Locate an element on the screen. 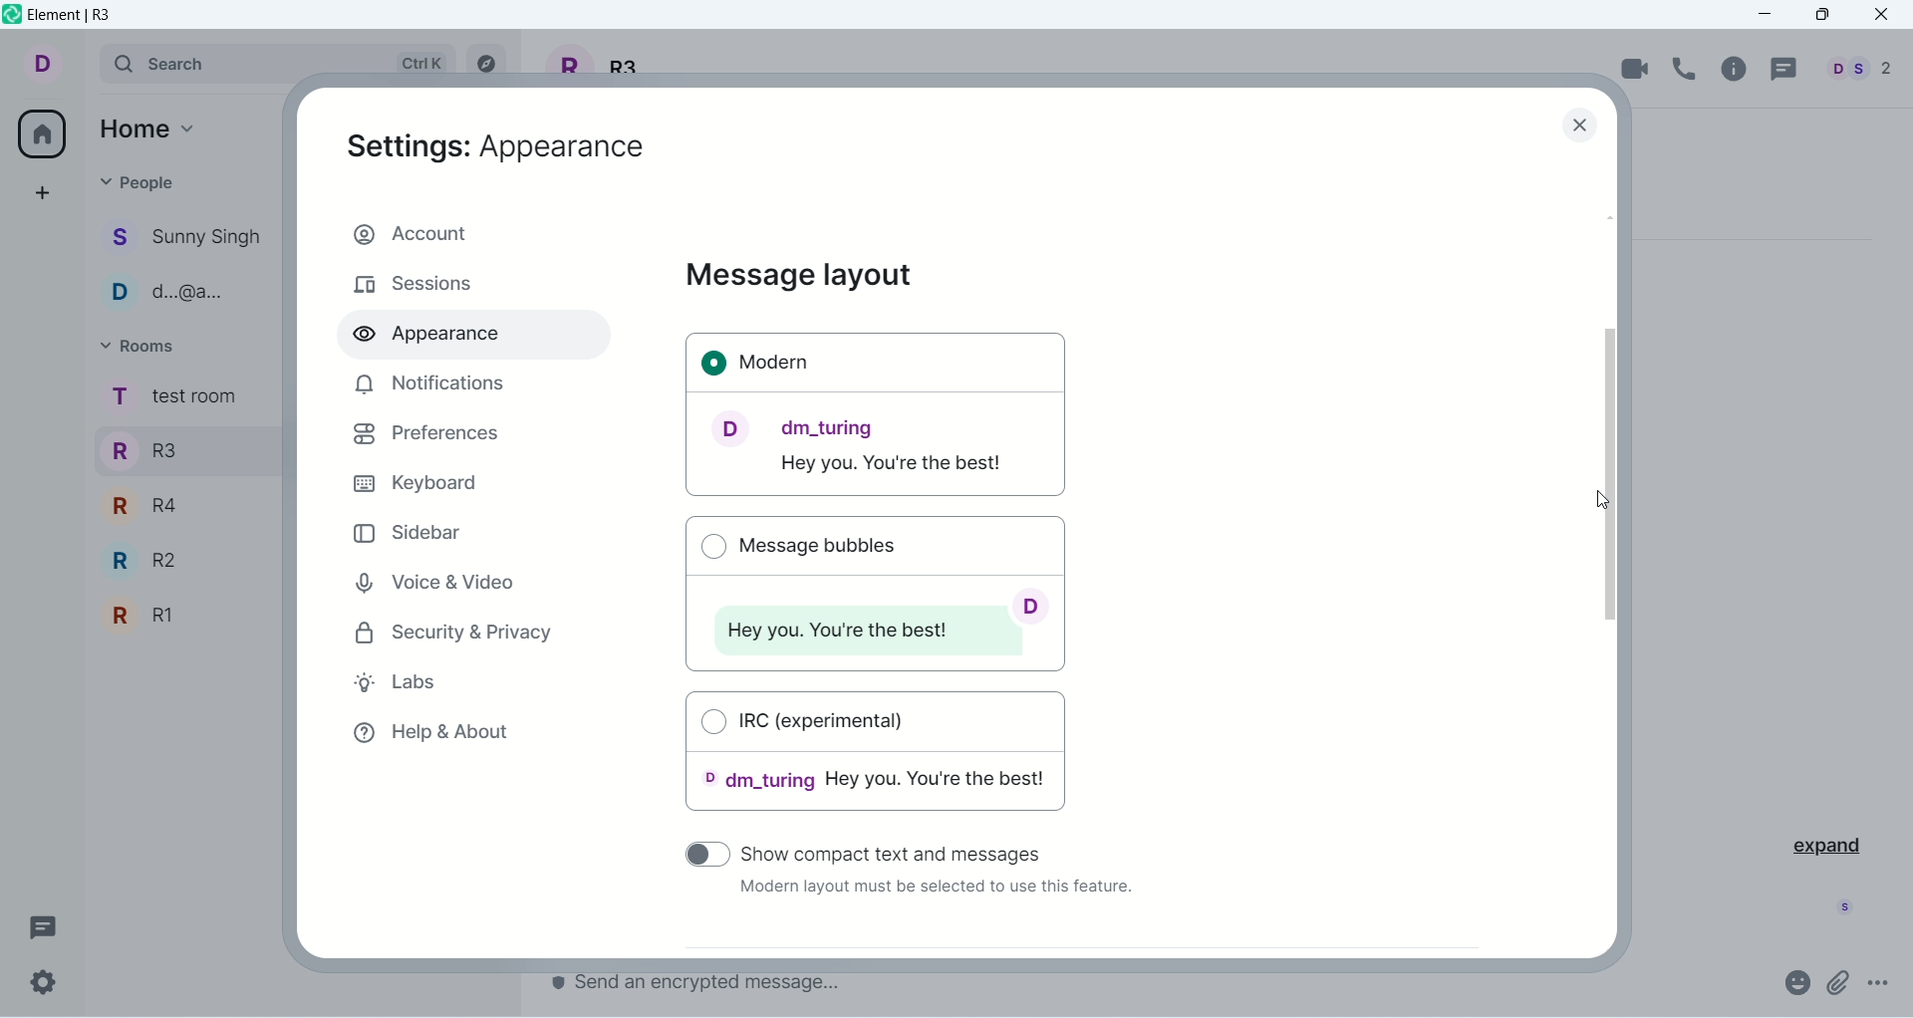 Image resolution: width=1913 pixels, height=1018 pixels. sidebar is located at coordinates (410, 532).